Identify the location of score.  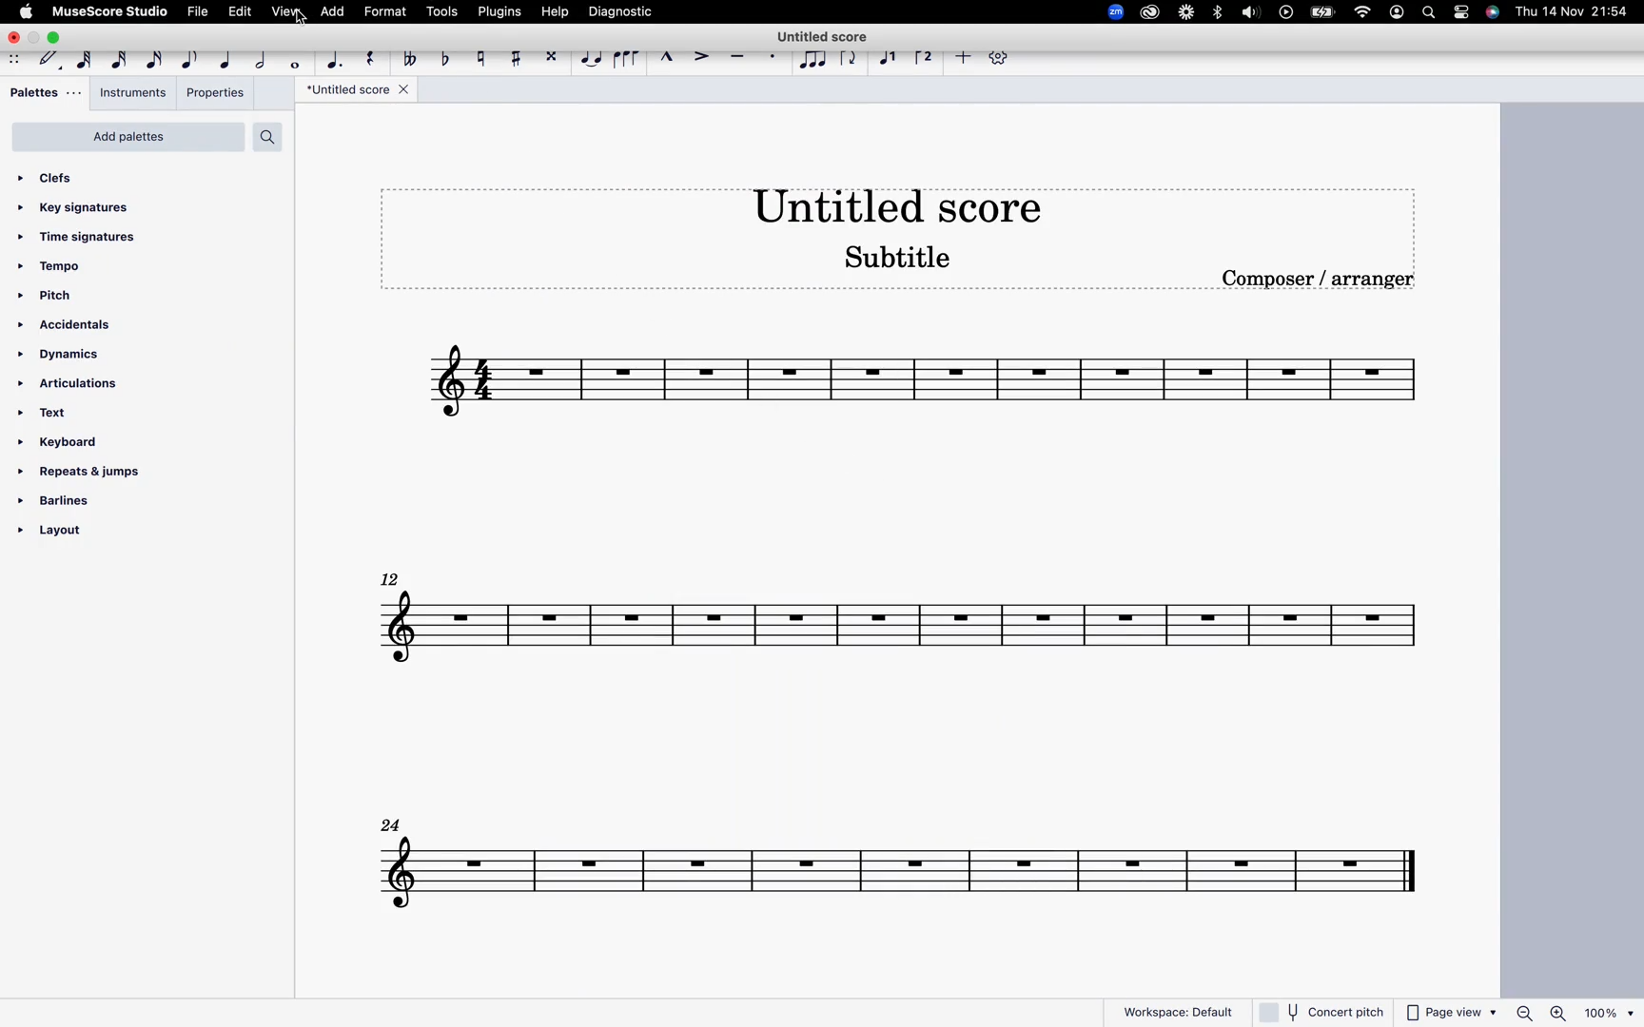
(926, 381).